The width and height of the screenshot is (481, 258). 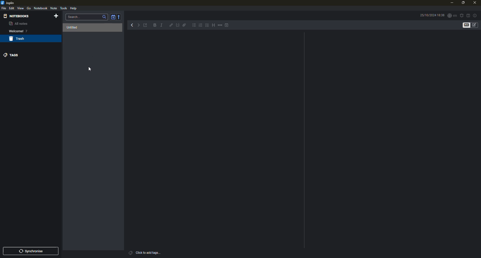 What do you see at coordinates (90, 70) in the screenshot?
I see `cursor` at bounding box center [90, 70].